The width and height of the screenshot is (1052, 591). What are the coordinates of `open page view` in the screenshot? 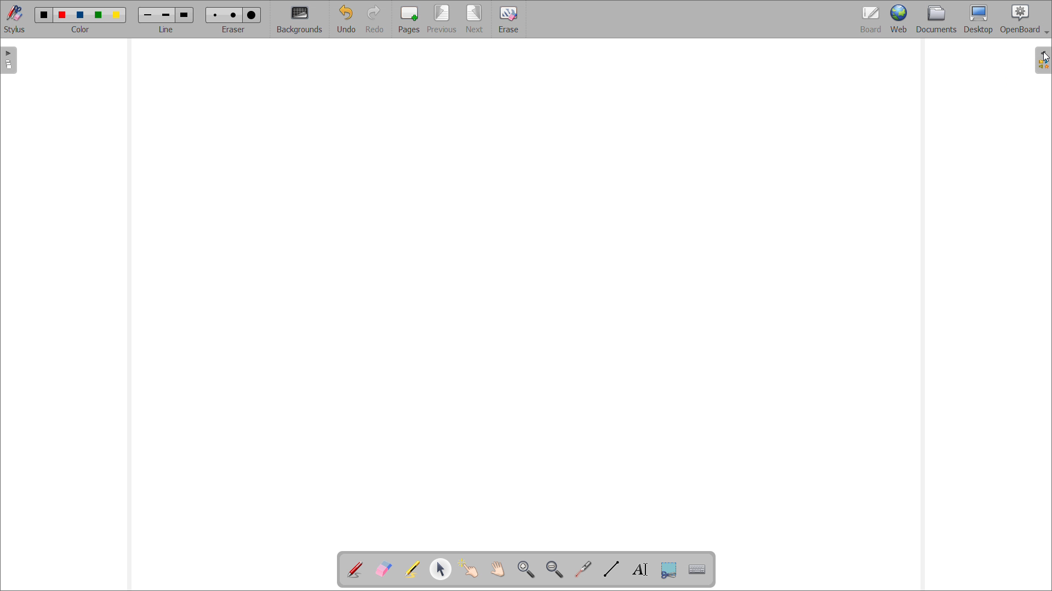 It's located at (9, 60).